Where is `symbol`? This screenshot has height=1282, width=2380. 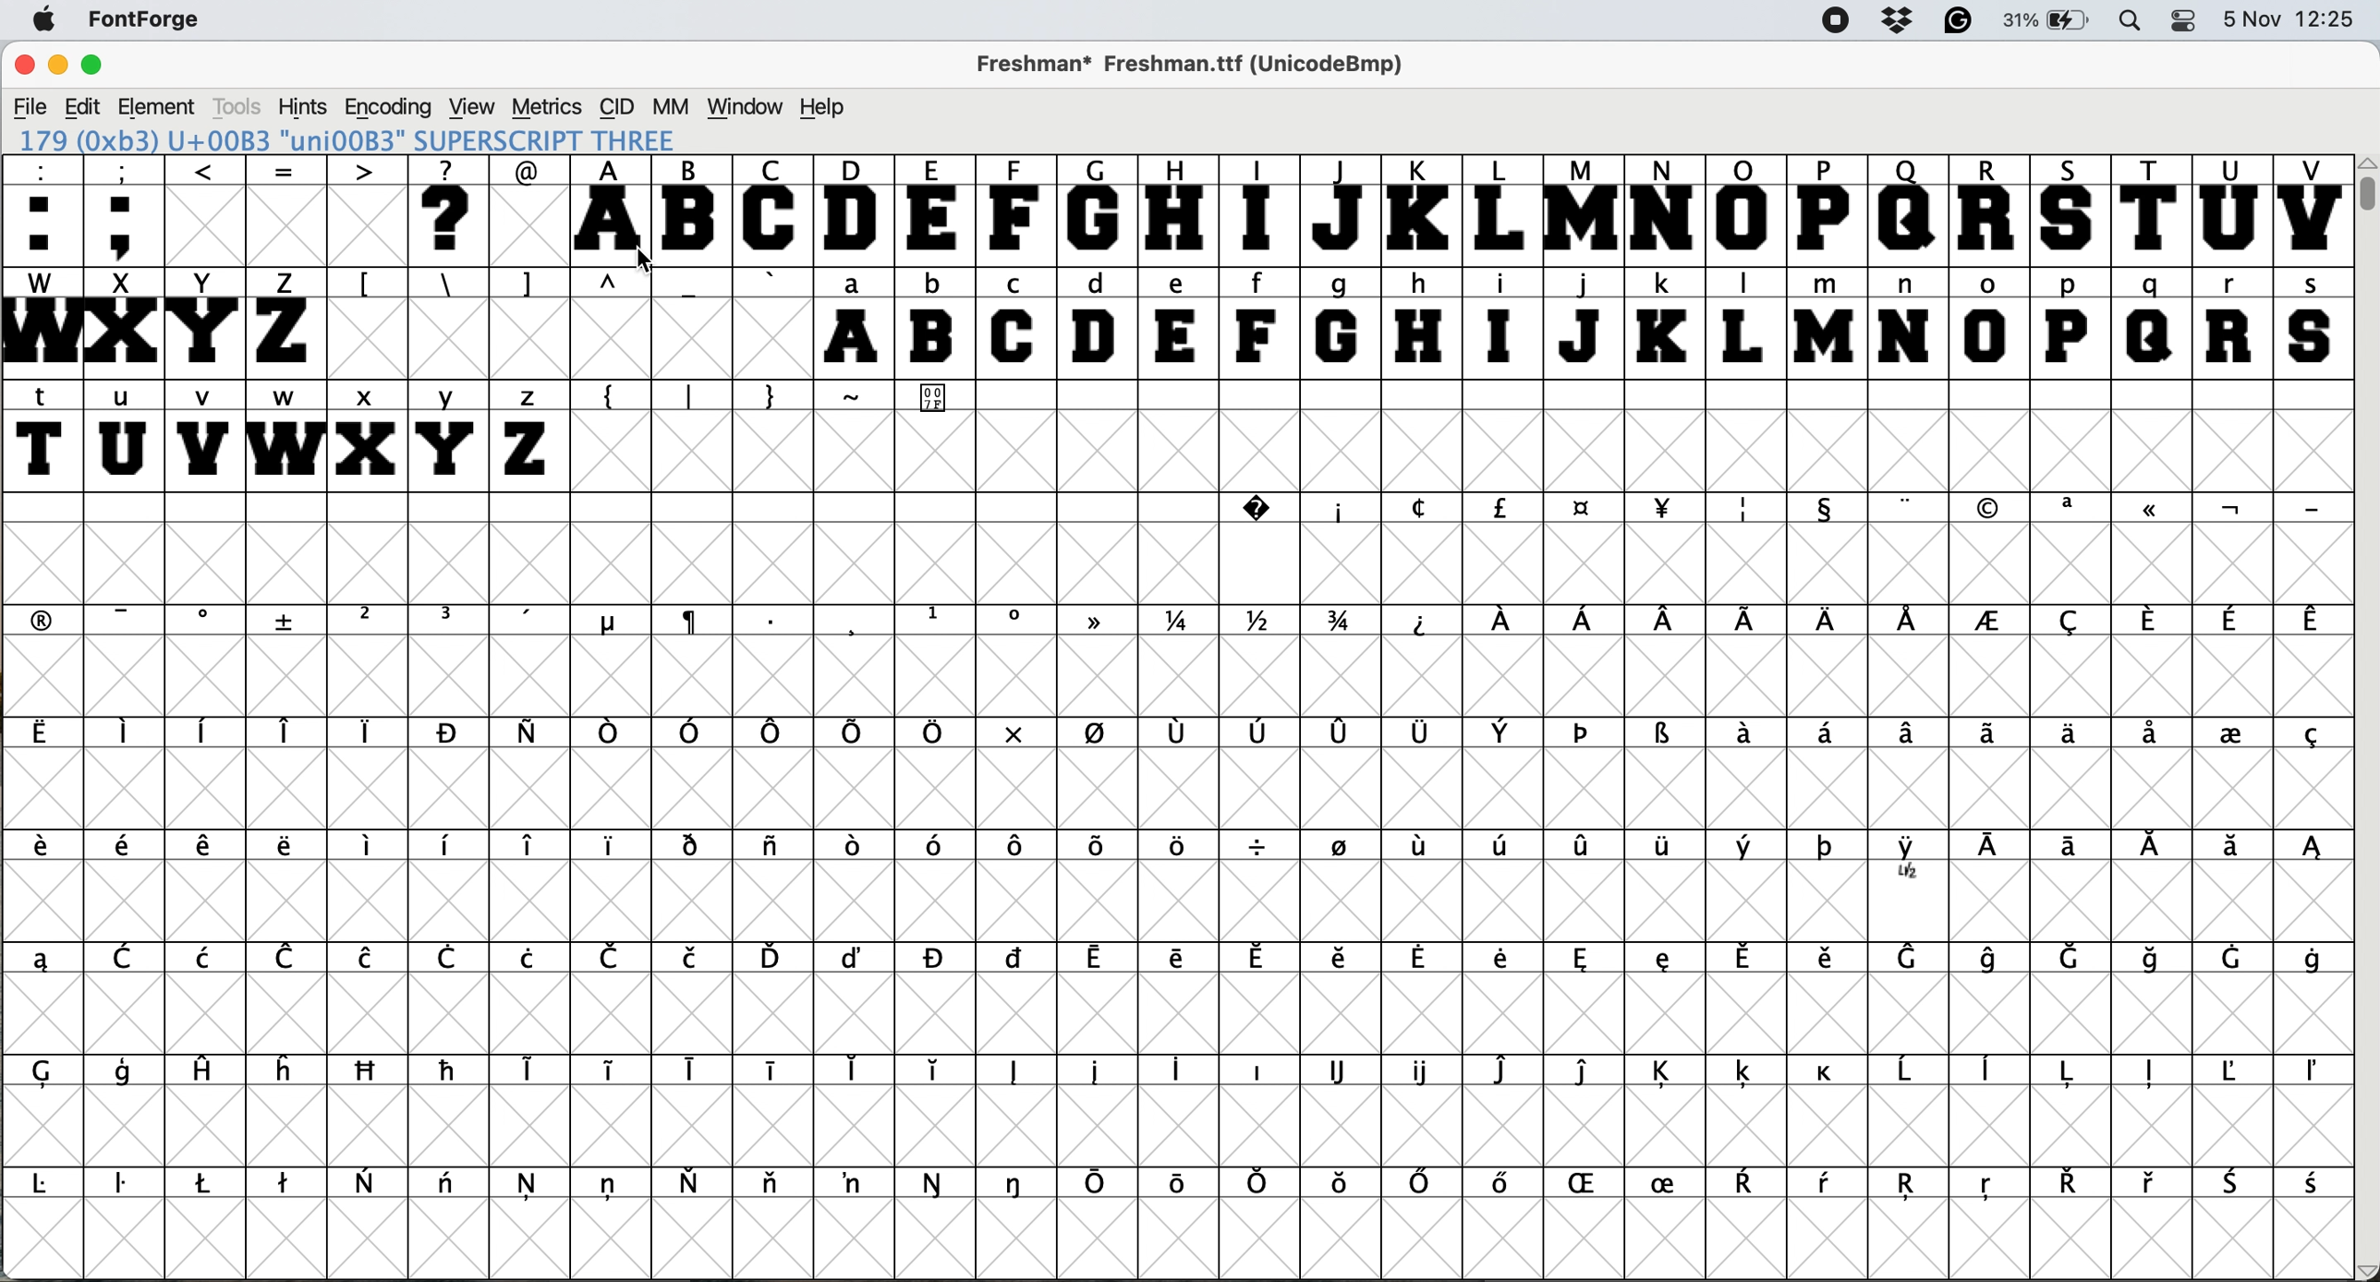
symbol is located at coordinates (1507, 619).